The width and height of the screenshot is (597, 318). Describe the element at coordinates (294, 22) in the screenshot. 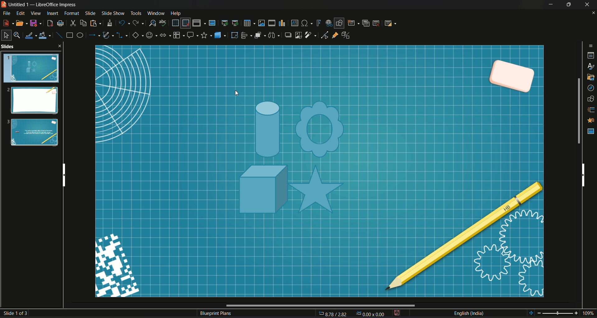

I see `insert textbox` at that location.